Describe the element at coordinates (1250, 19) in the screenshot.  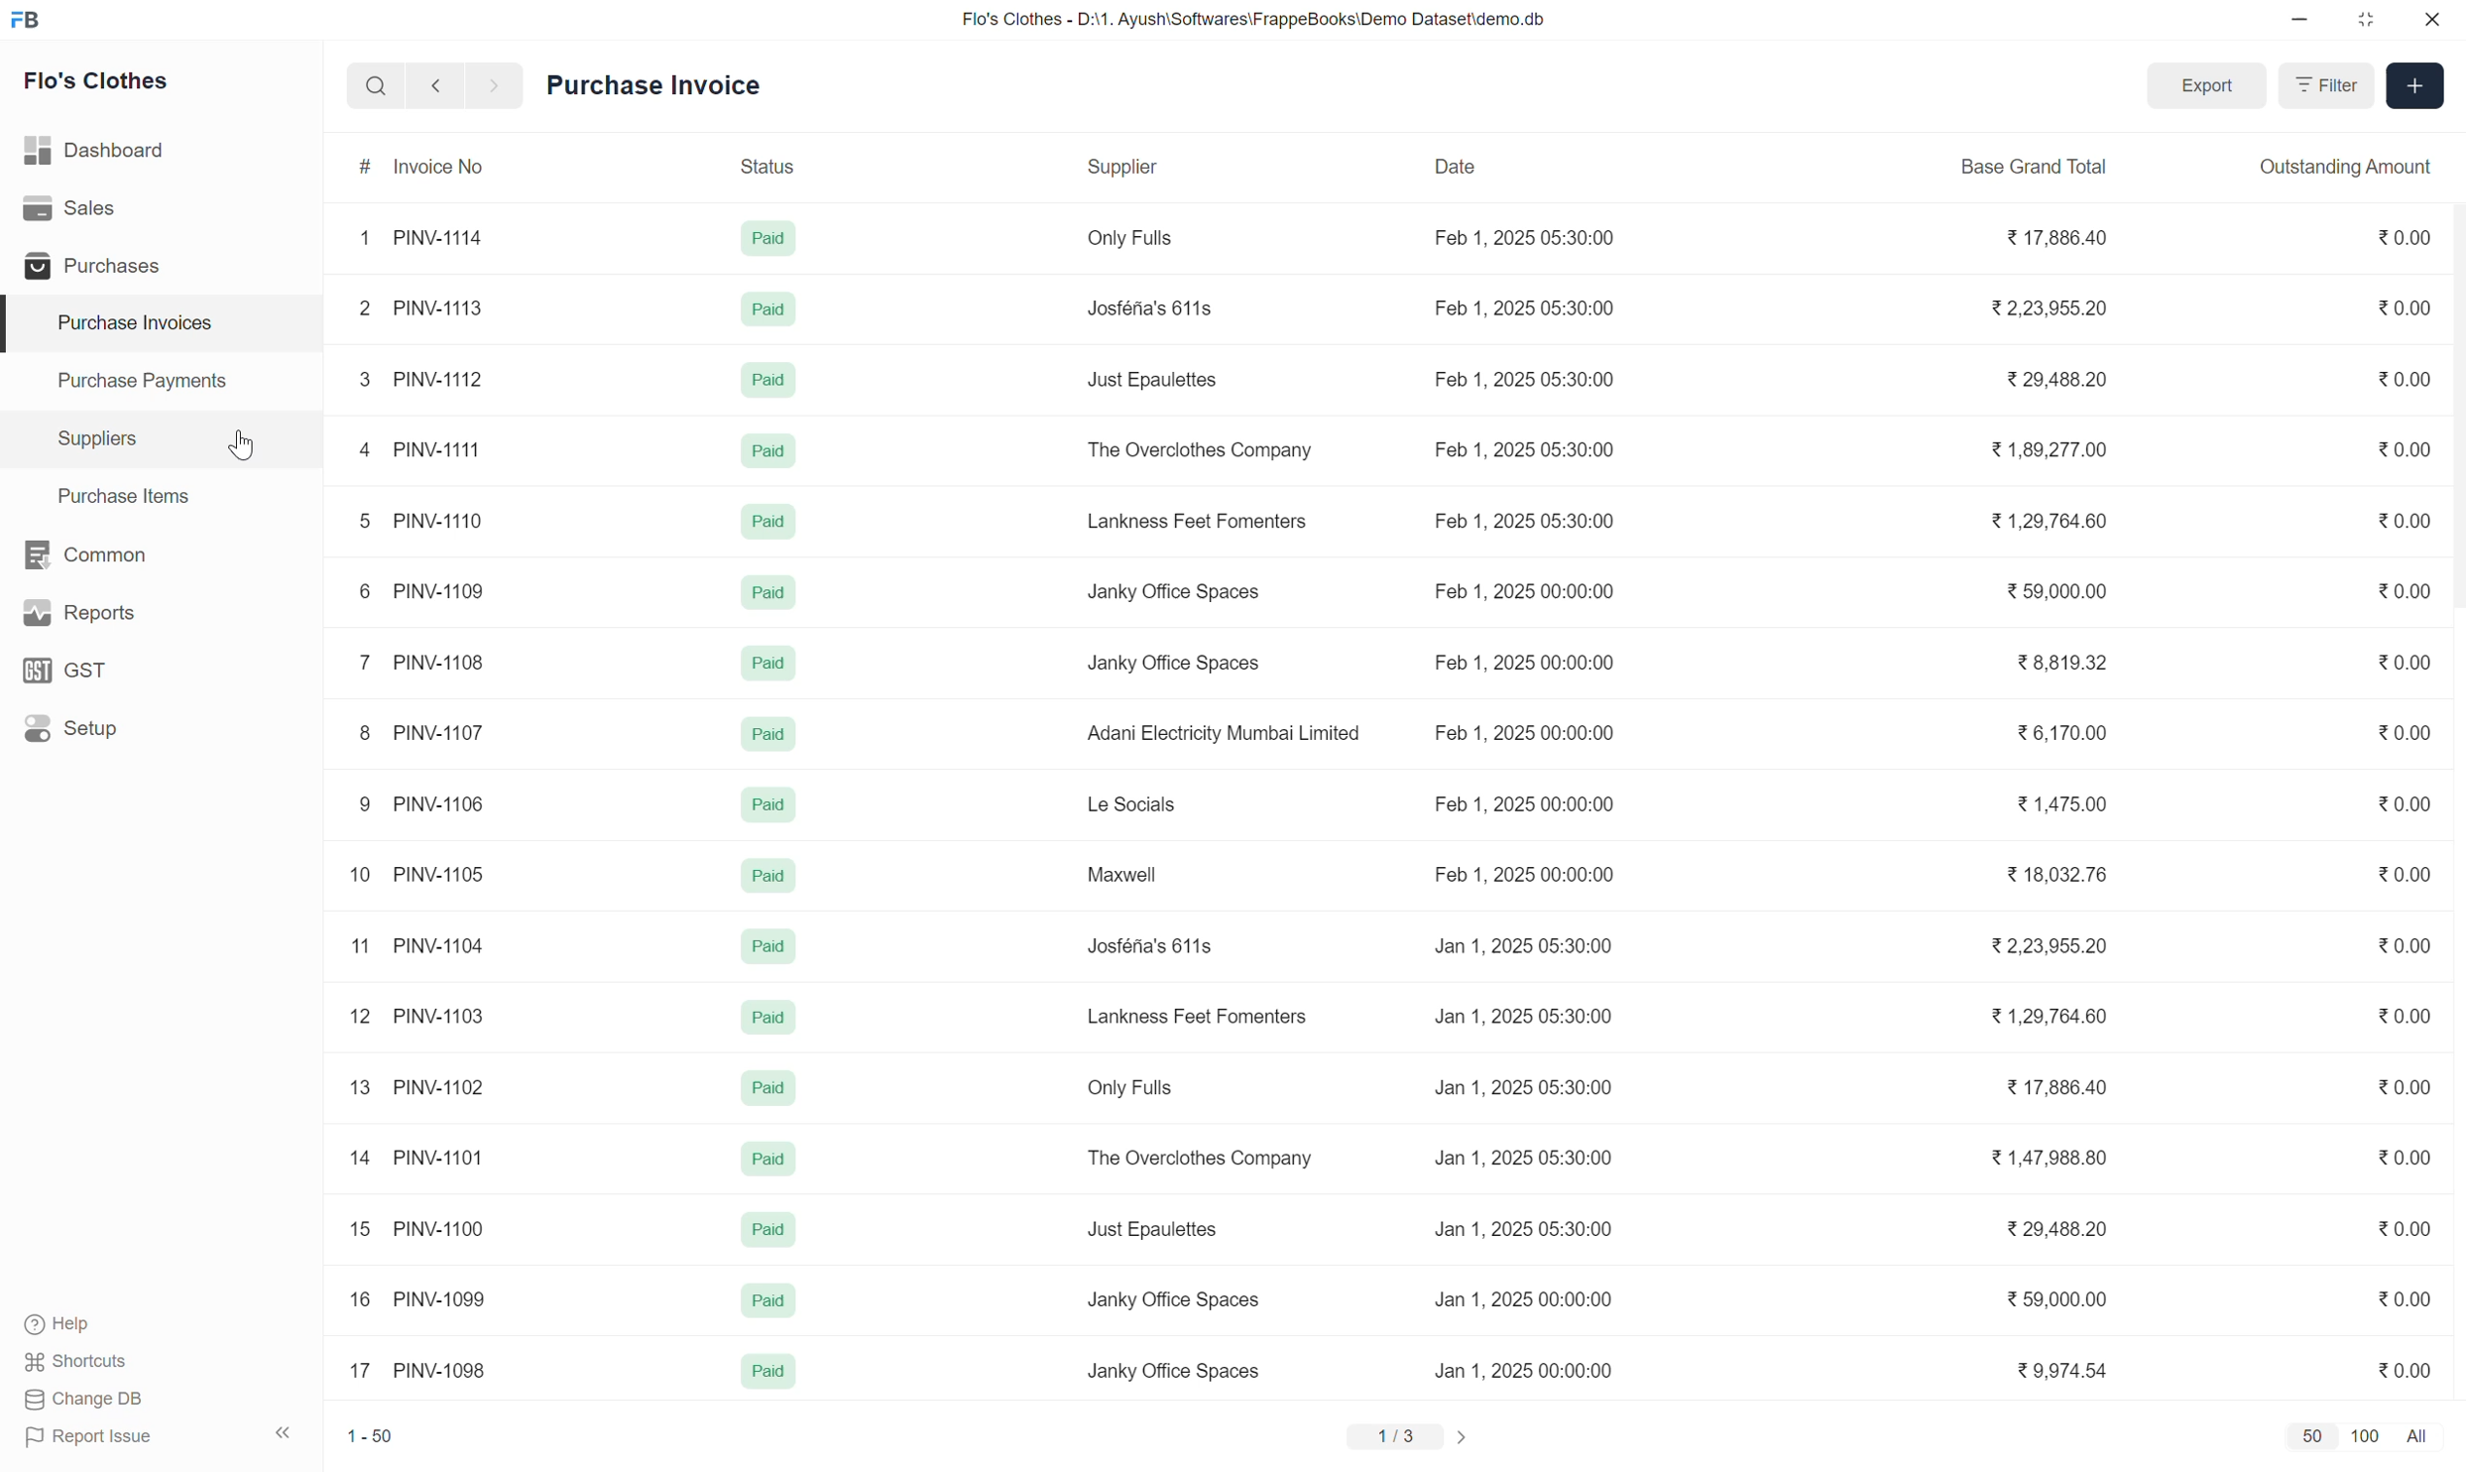
I see `Flo's Clothes - D:\1. Ayush\Softwares\FrappeBooks\Demo Dataset\demo.db` at that location.